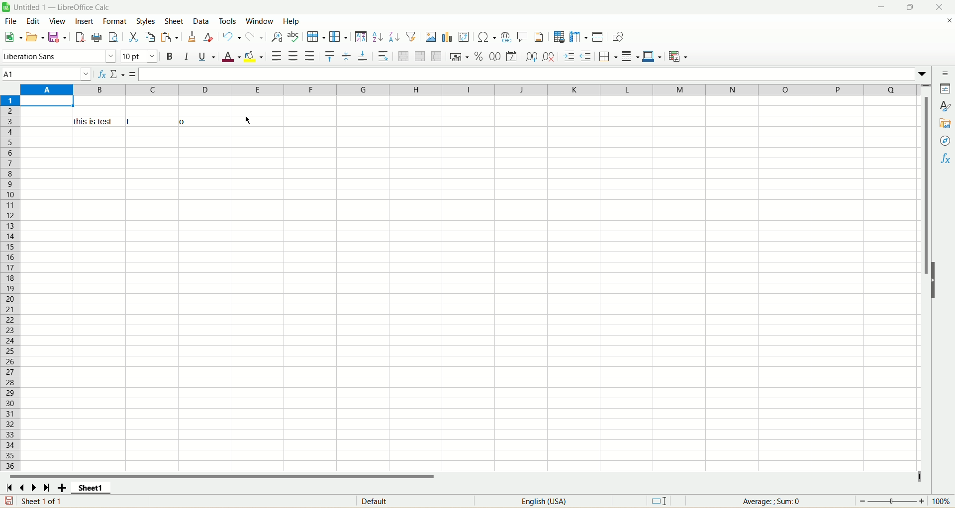 This screenshot has width=955, height=508. Describe the element at coordinates (9, 281) in the screenshot. I see `row` at that location.